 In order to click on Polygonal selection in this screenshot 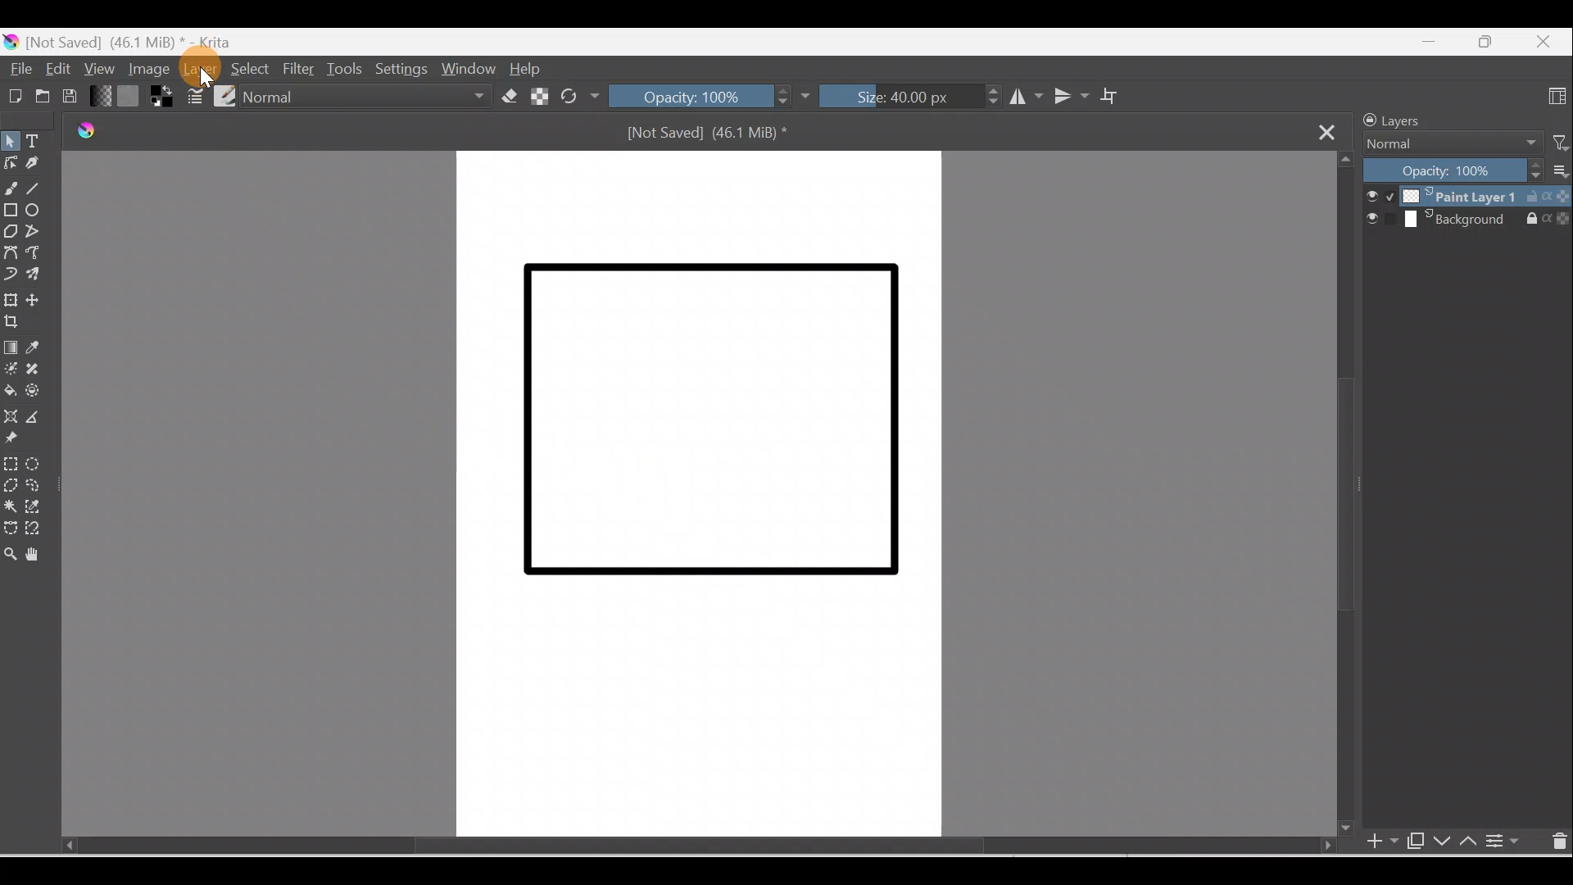, I will do `click(10, 483)`.